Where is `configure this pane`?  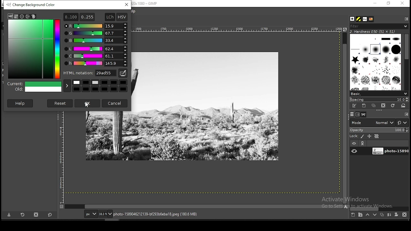
configure this pane is located at coordinates (406, 114).